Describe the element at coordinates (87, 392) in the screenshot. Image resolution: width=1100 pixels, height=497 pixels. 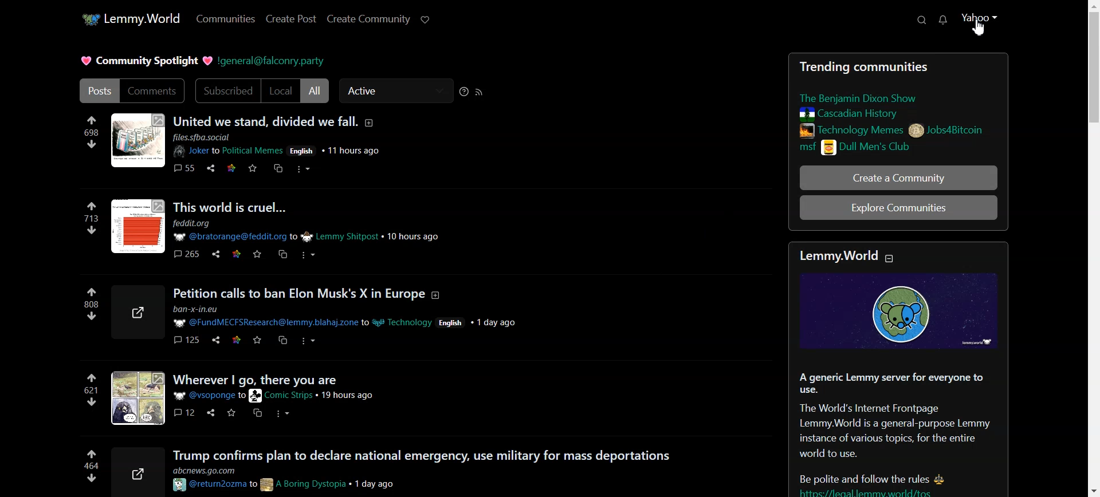
I see `621` at that location.